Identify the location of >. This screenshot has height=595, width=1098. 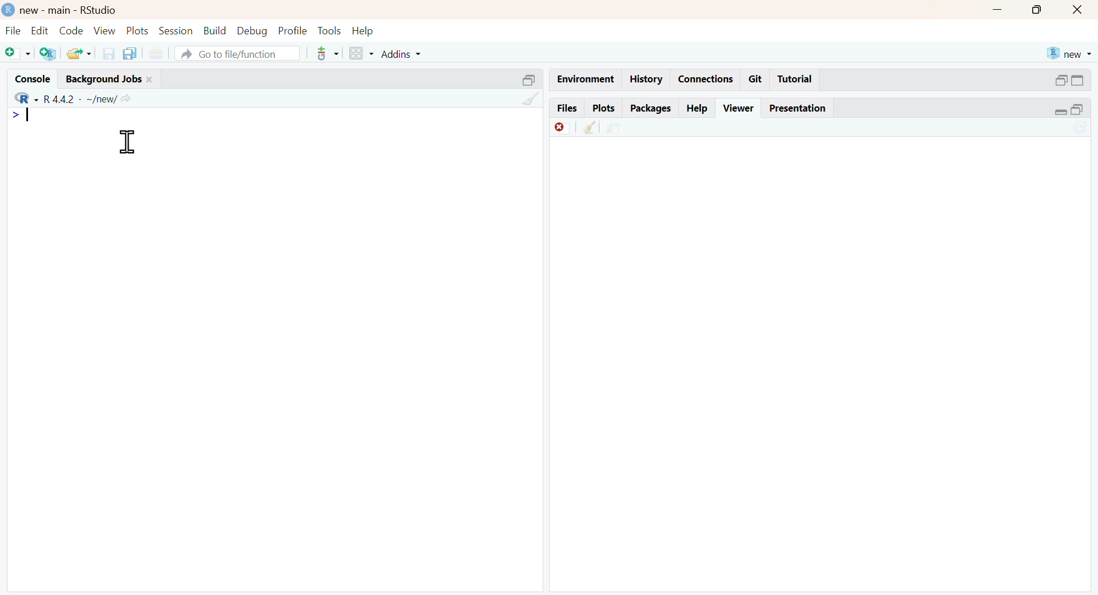
(15, 115).